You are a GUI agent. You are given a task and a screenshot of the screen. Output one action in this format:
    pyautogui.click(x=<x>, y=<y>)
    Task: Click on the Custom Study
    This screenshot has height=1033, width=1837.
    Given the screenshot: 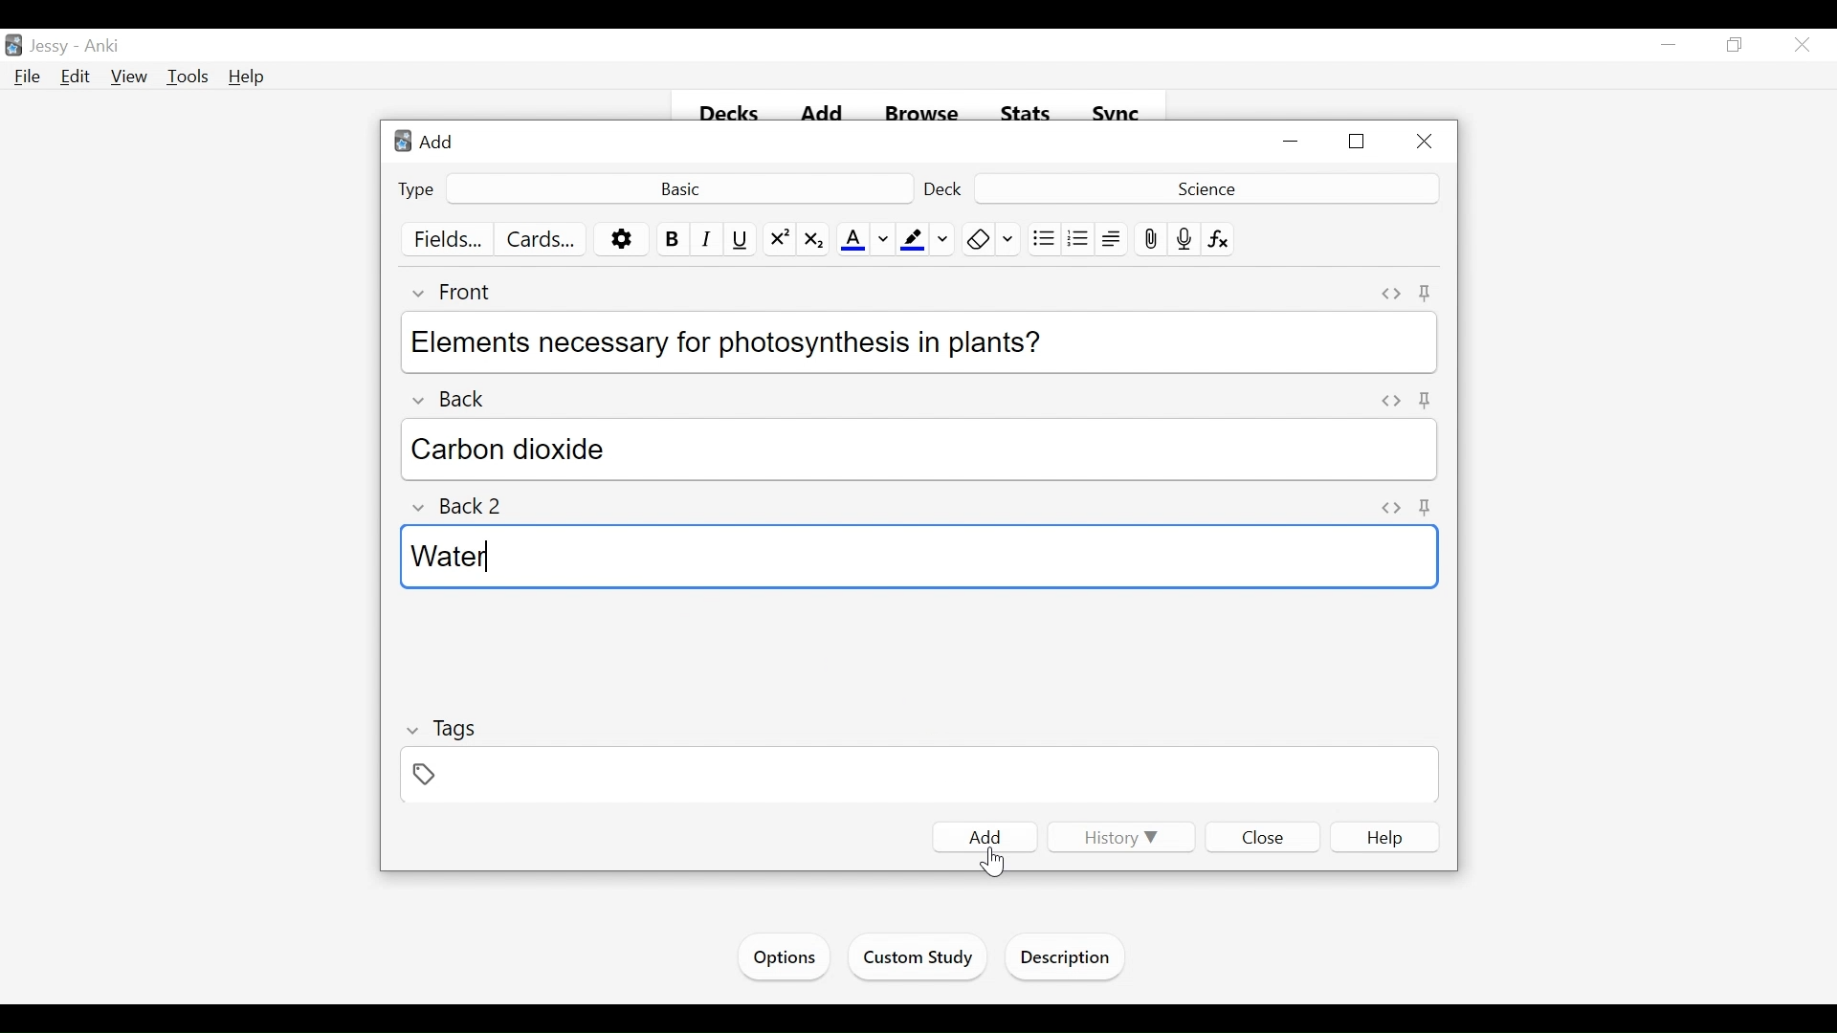 What is the action you would take?
    pyautogui.click(x=919, y=960)
    